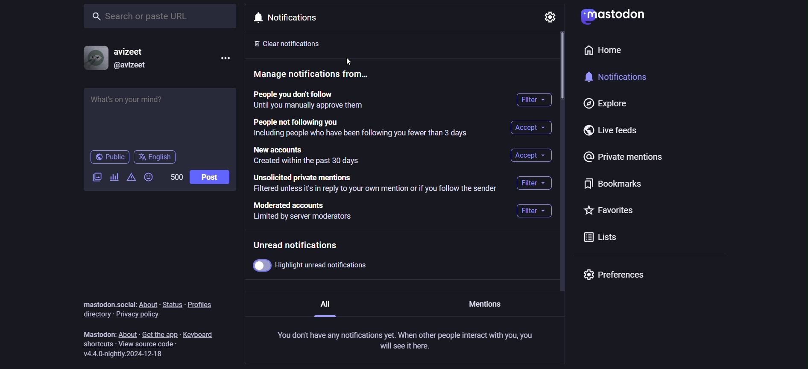 This screenshot has height=369, width=808. I want to click on favorites, so click(610, 211).